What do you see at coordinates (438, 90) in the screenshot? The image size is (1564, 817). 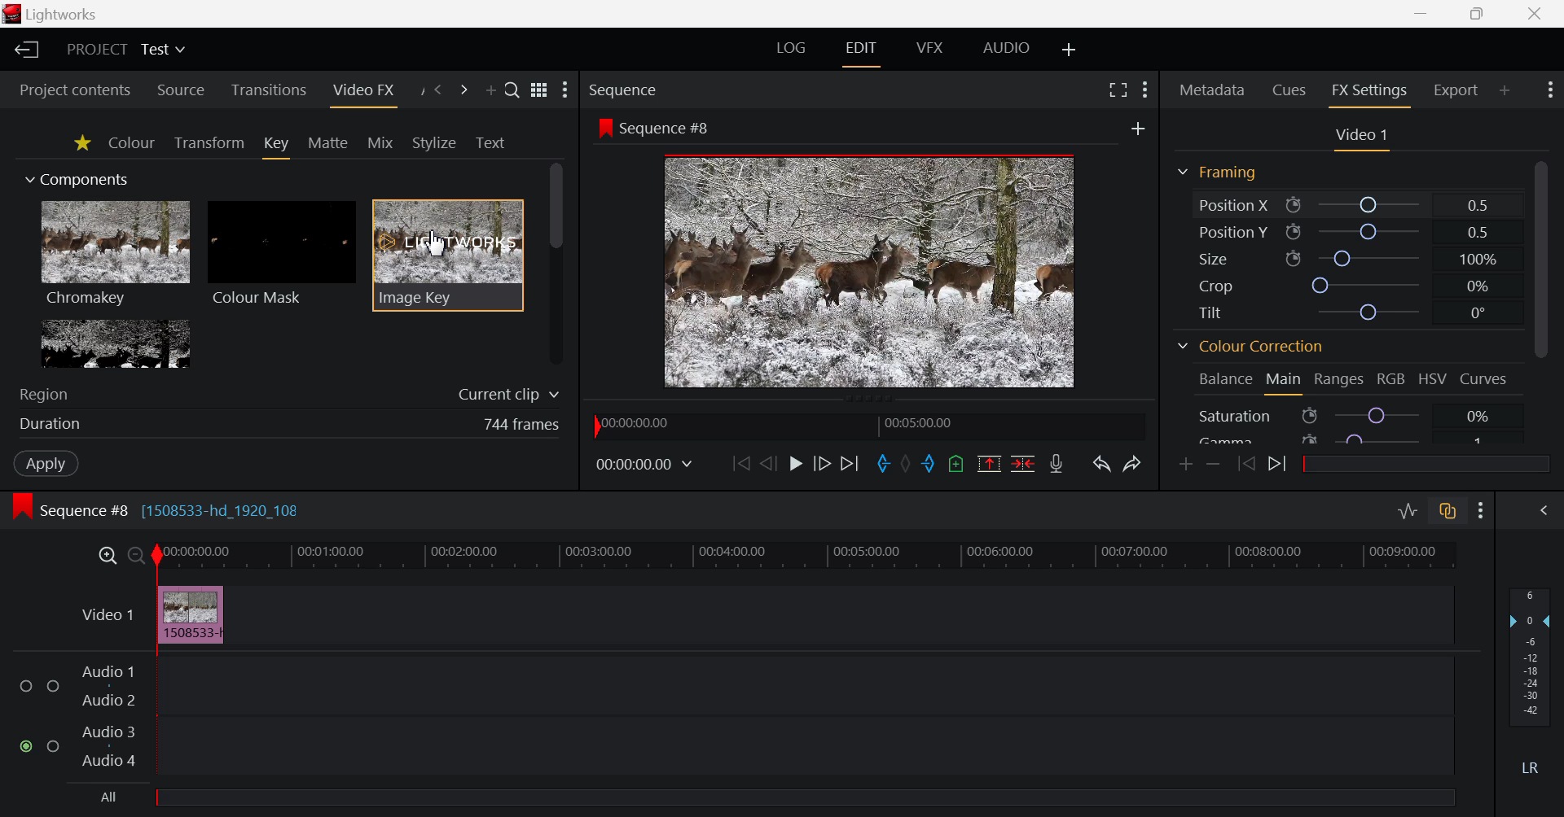 I see `Previous Panel` at bounding box center [438, 90].